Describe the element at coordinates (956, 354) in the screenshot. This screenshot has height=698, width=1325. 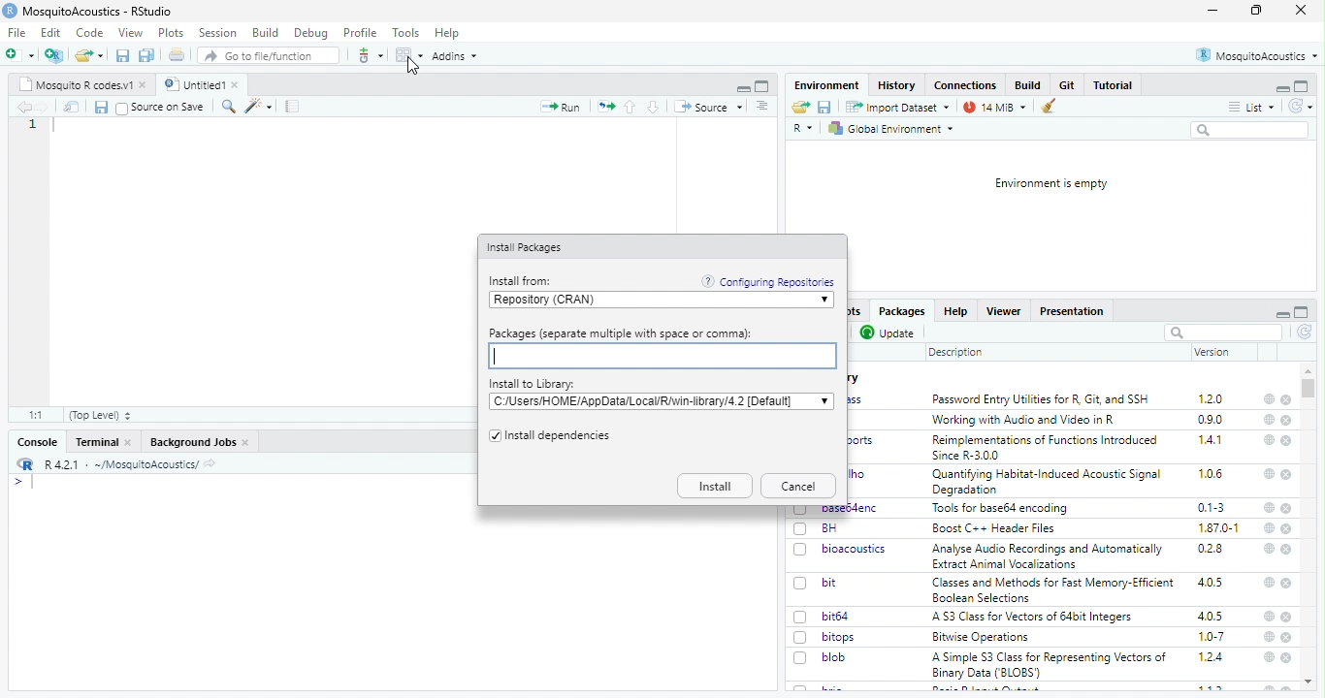
I see `Description` at that location.